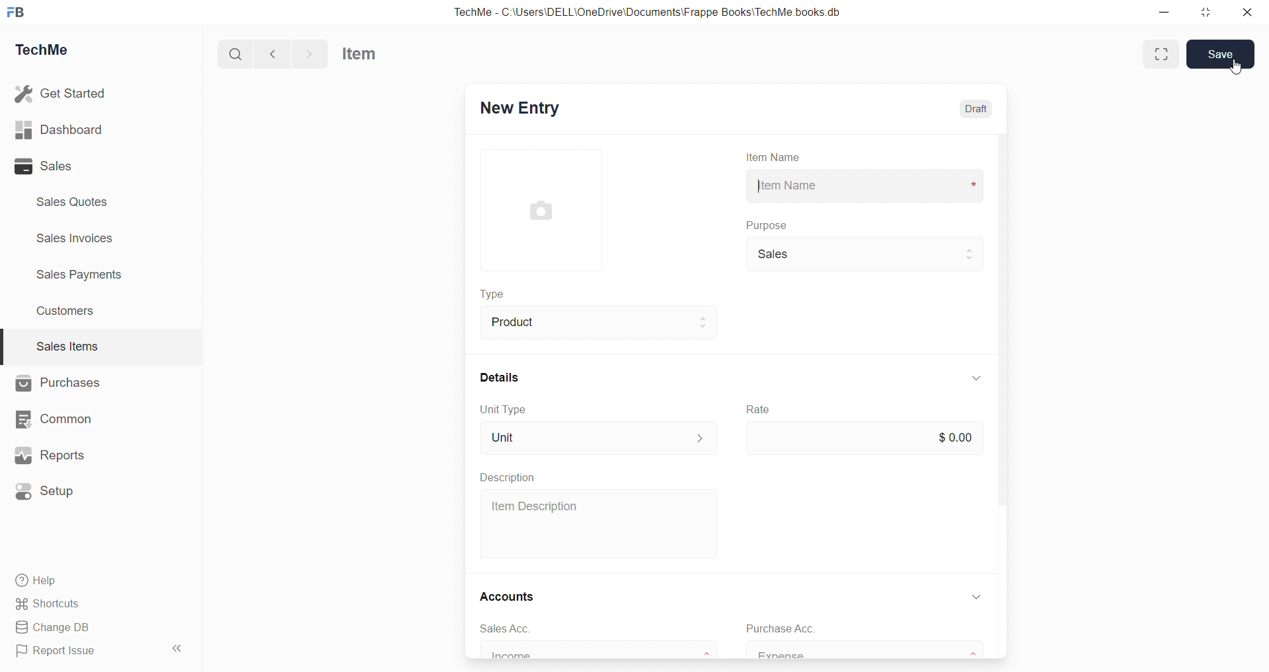  Describe the element at coordinates (1206, 13) in the screenshot. I see `resize` at that location.